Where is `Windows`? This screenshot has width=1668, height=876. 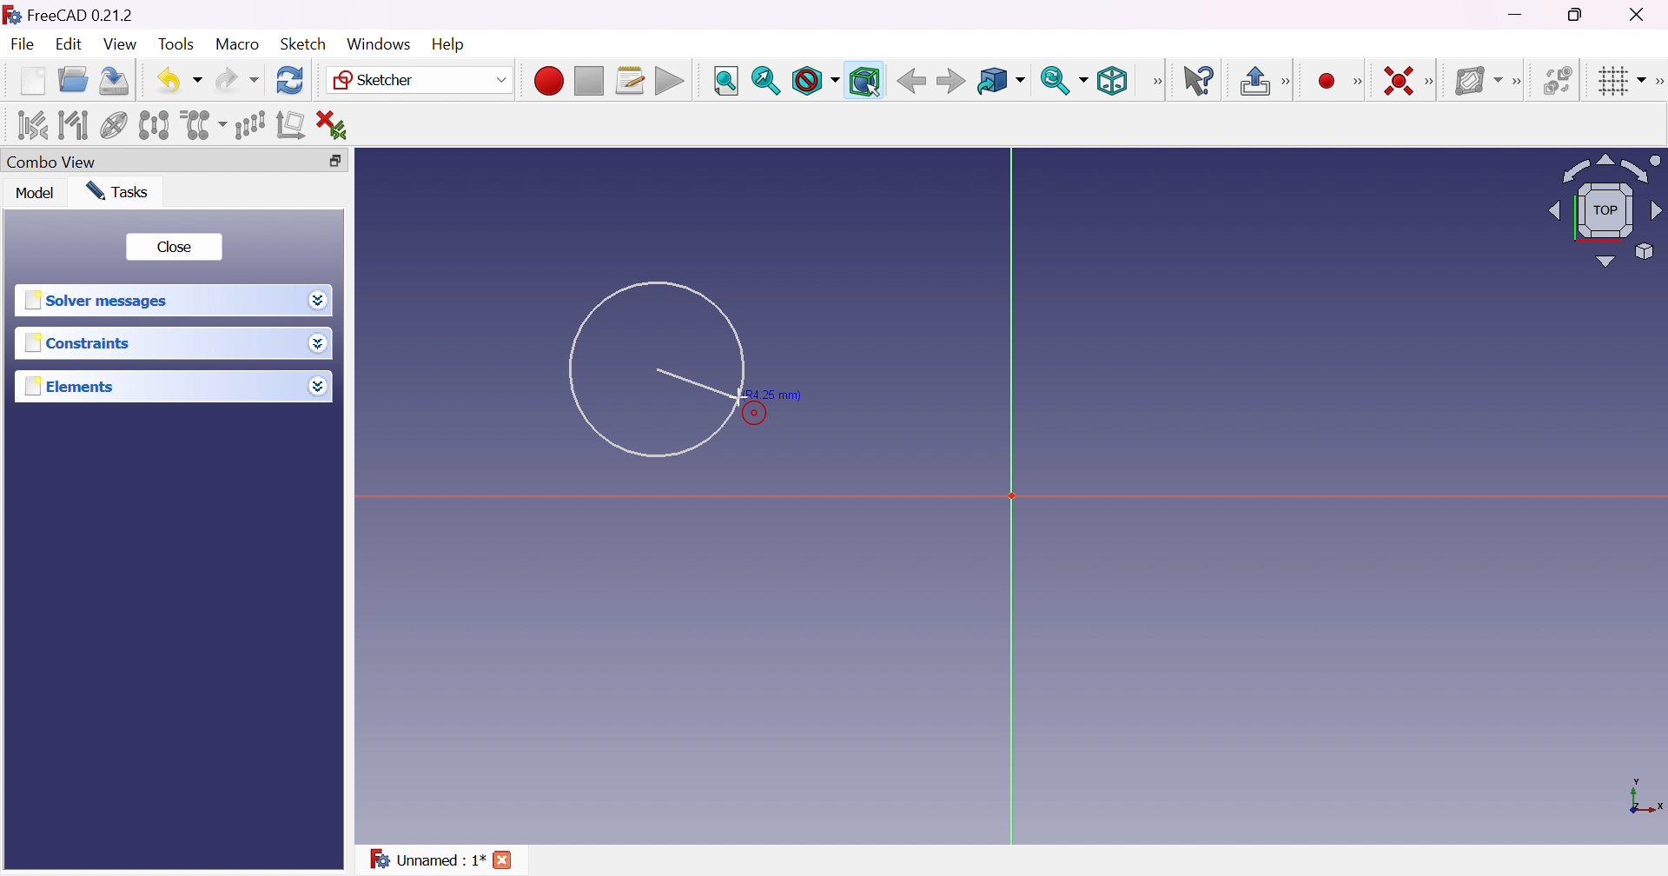
Windows is located at coordinates (379, 43).